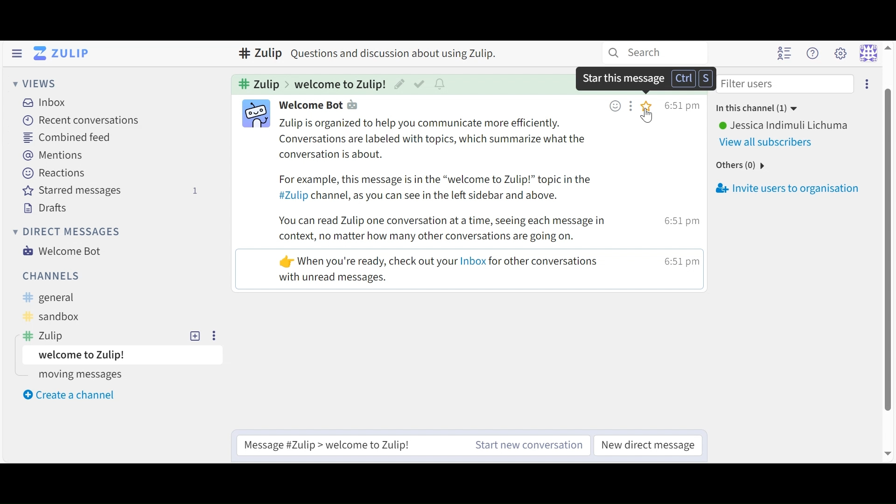 Image resolution: width=896 pixels, height=504 pixels. I want to click on Edit Topic, so click(401, 83).